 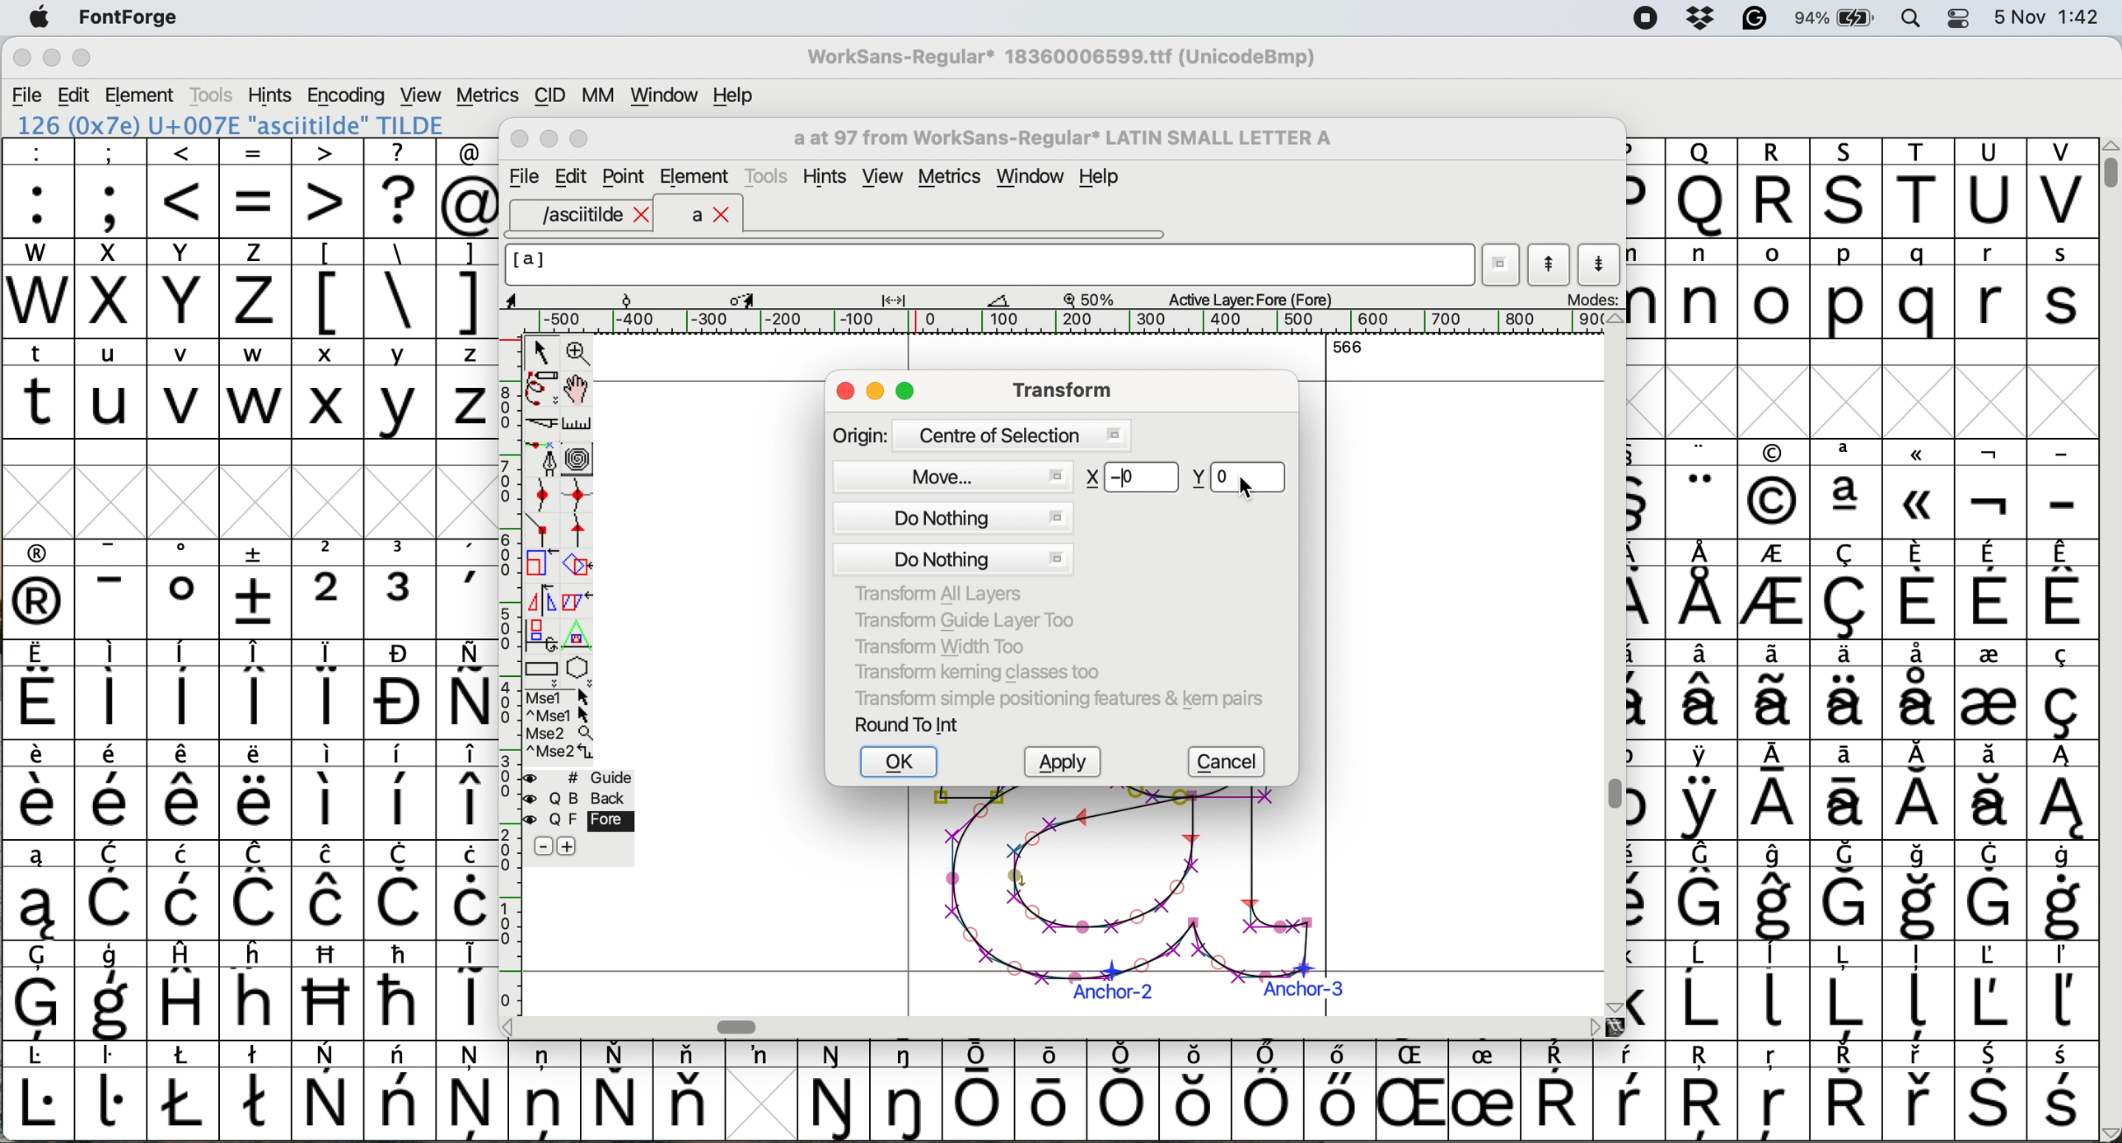 I want to click on symbol, so click(x=1336, y=1089).